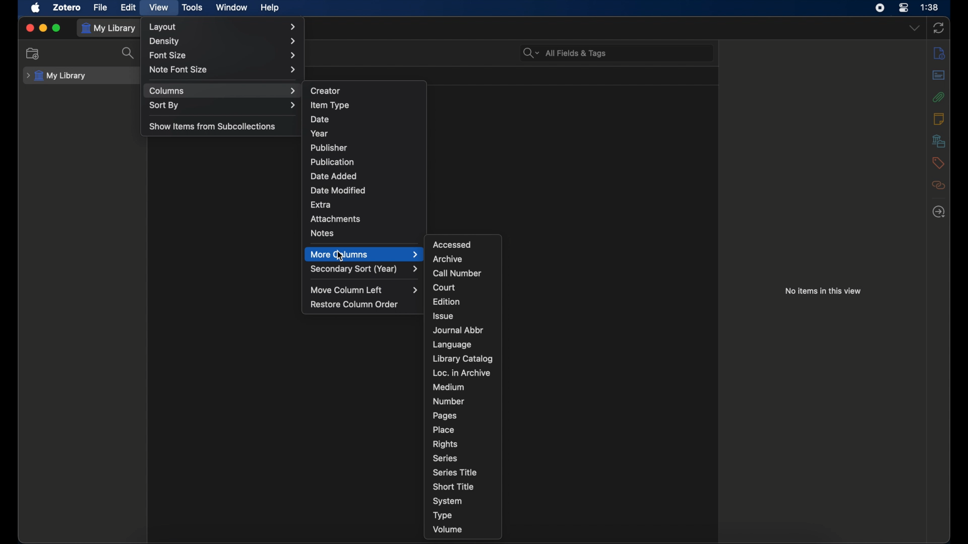  I want to click on series, so click(445, 458).